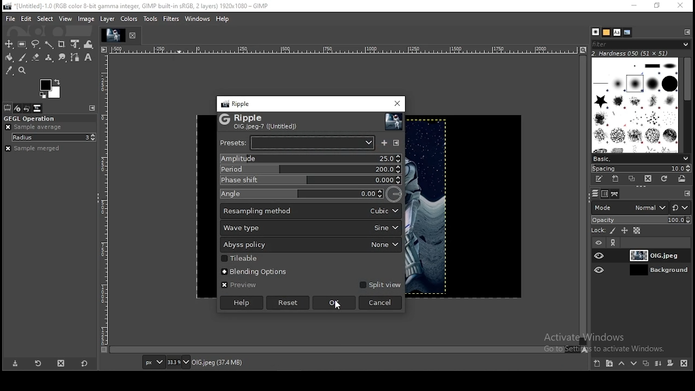 The width and height of the screenshot is (695, 391). I want to click on layer visibility, so click(600, 269).